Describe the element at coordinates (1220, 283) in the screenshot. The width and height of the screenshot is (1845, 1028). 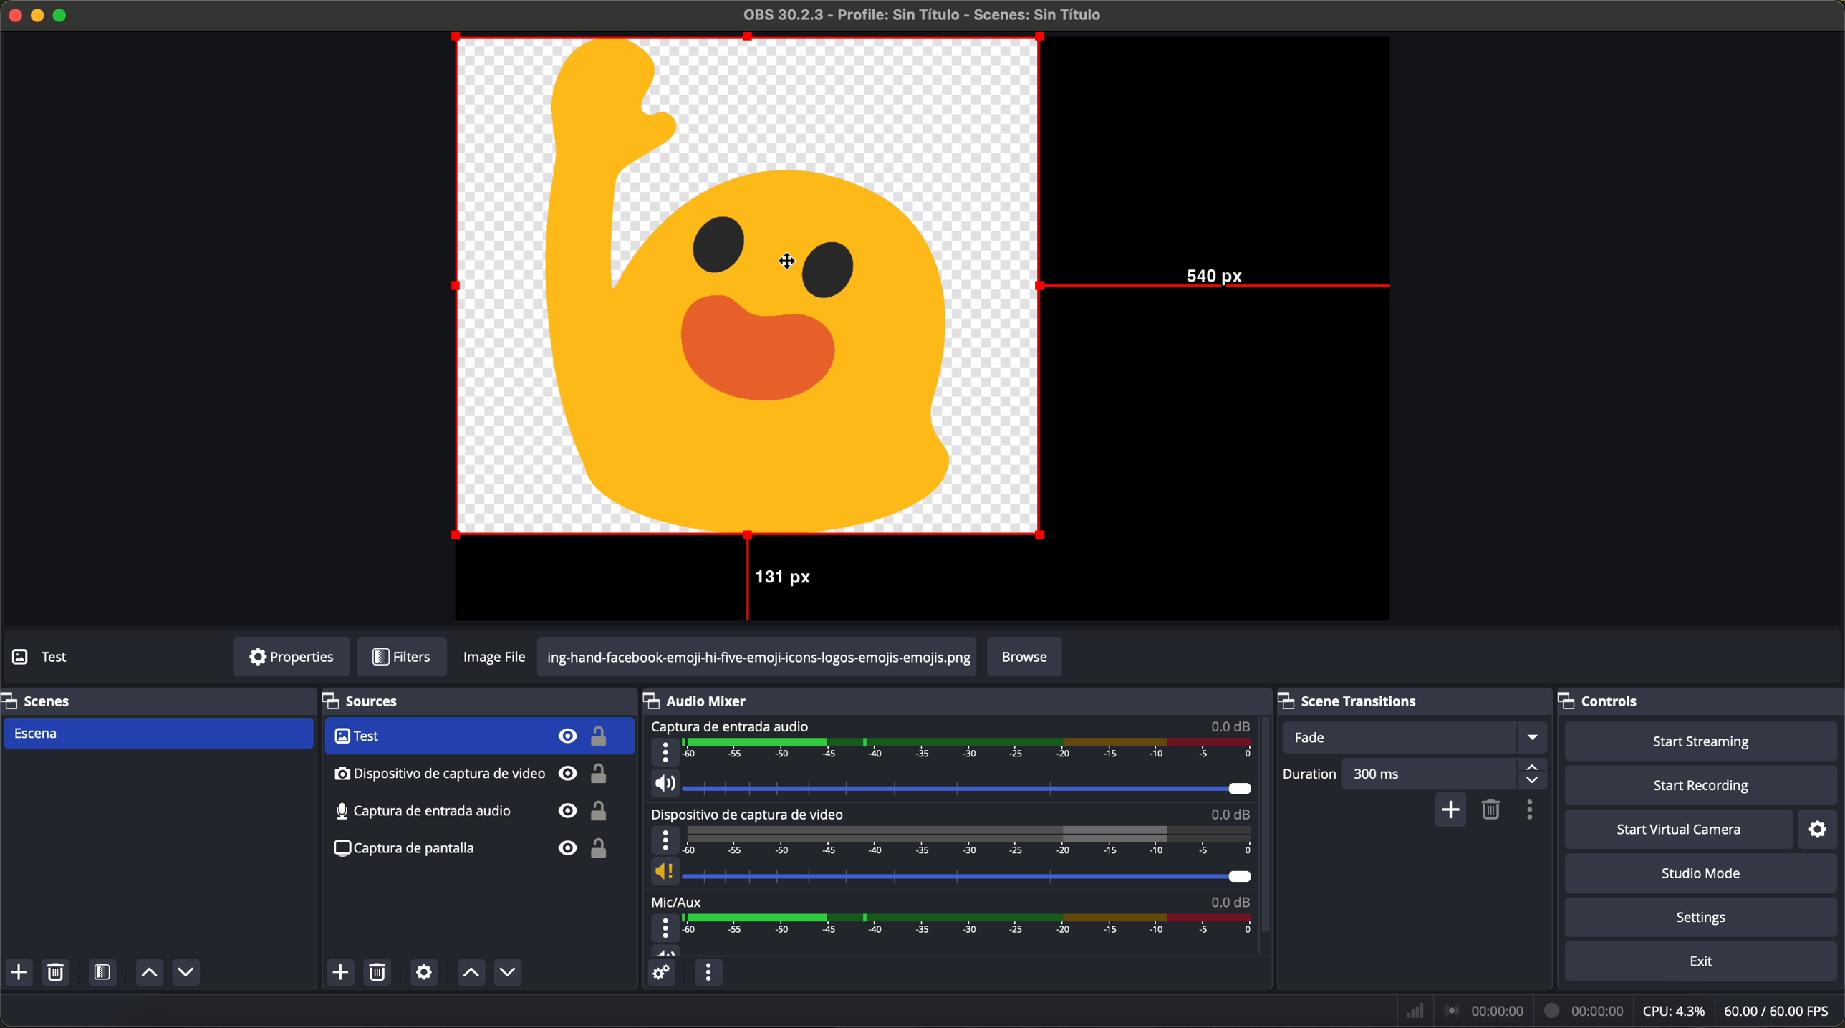
I see `540 px distance` at that location.